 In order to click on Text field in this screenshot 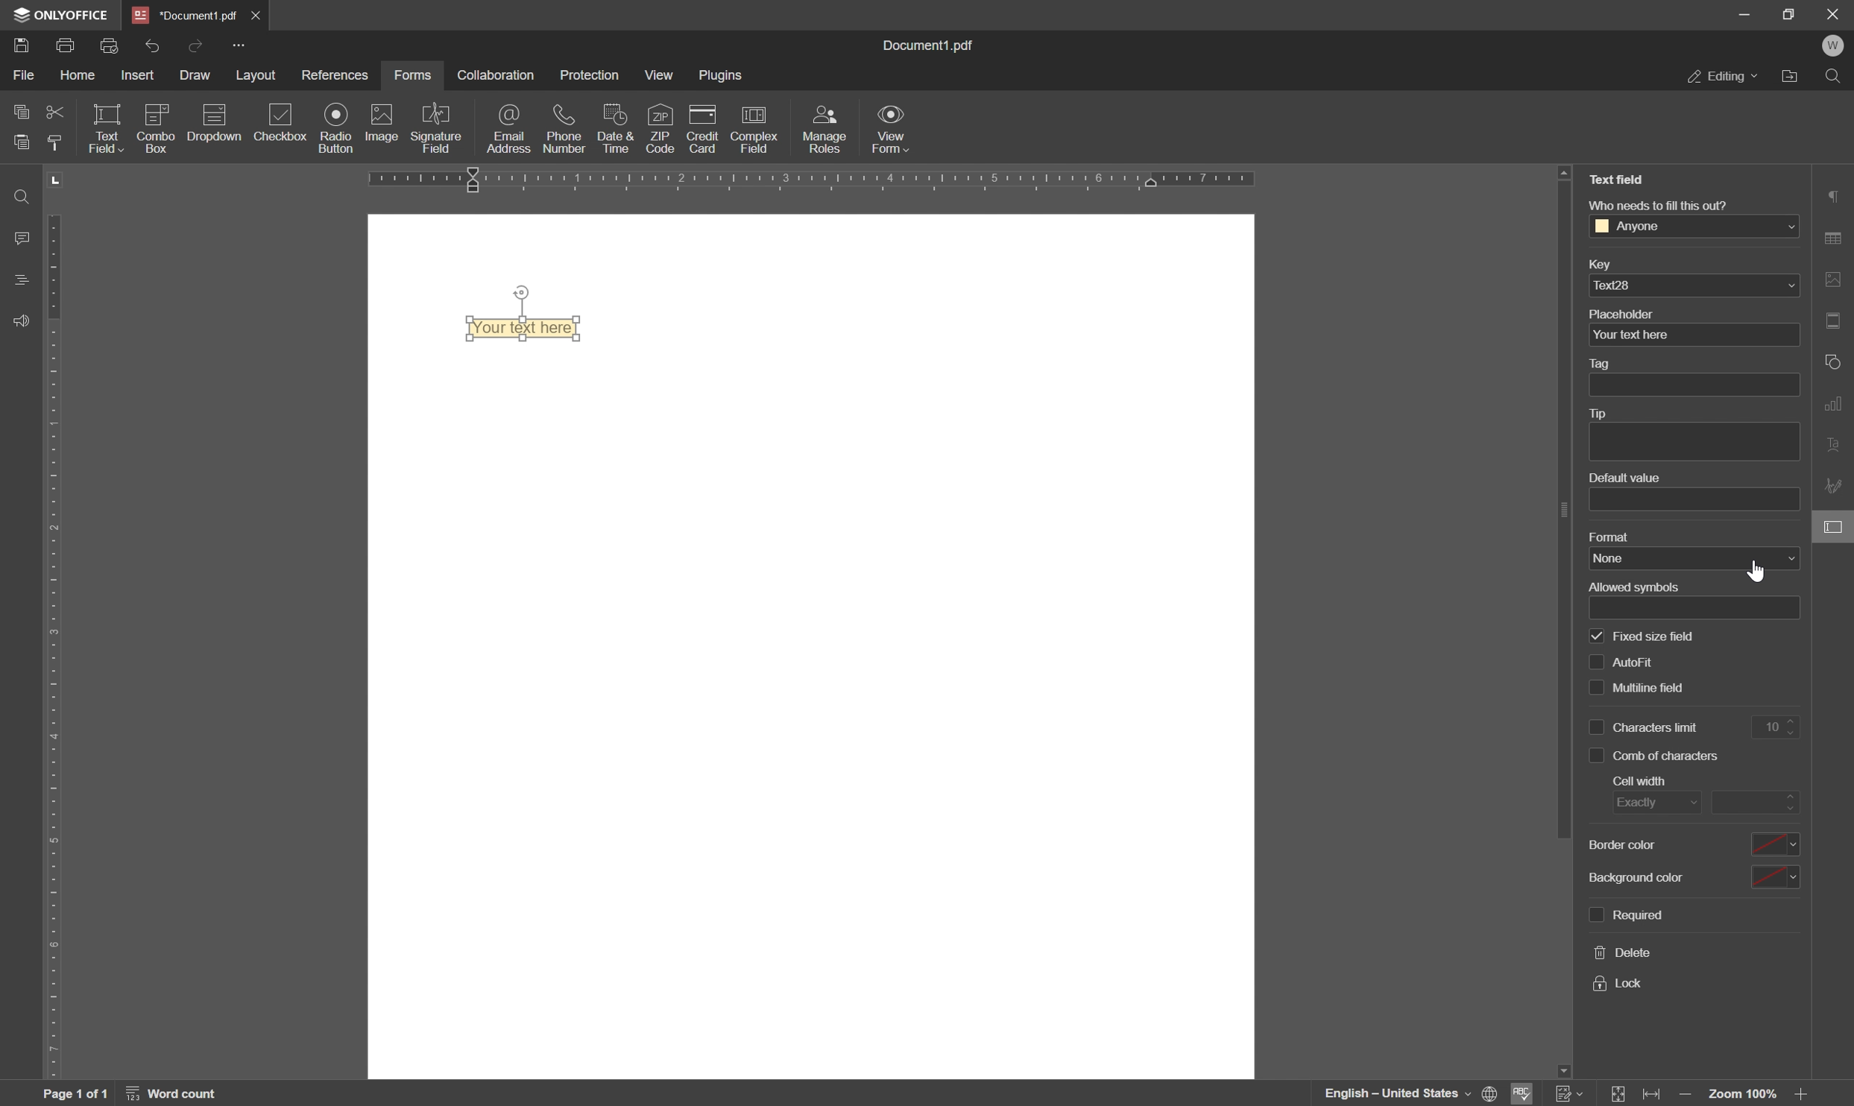, I will do `click(1624, 177)`.